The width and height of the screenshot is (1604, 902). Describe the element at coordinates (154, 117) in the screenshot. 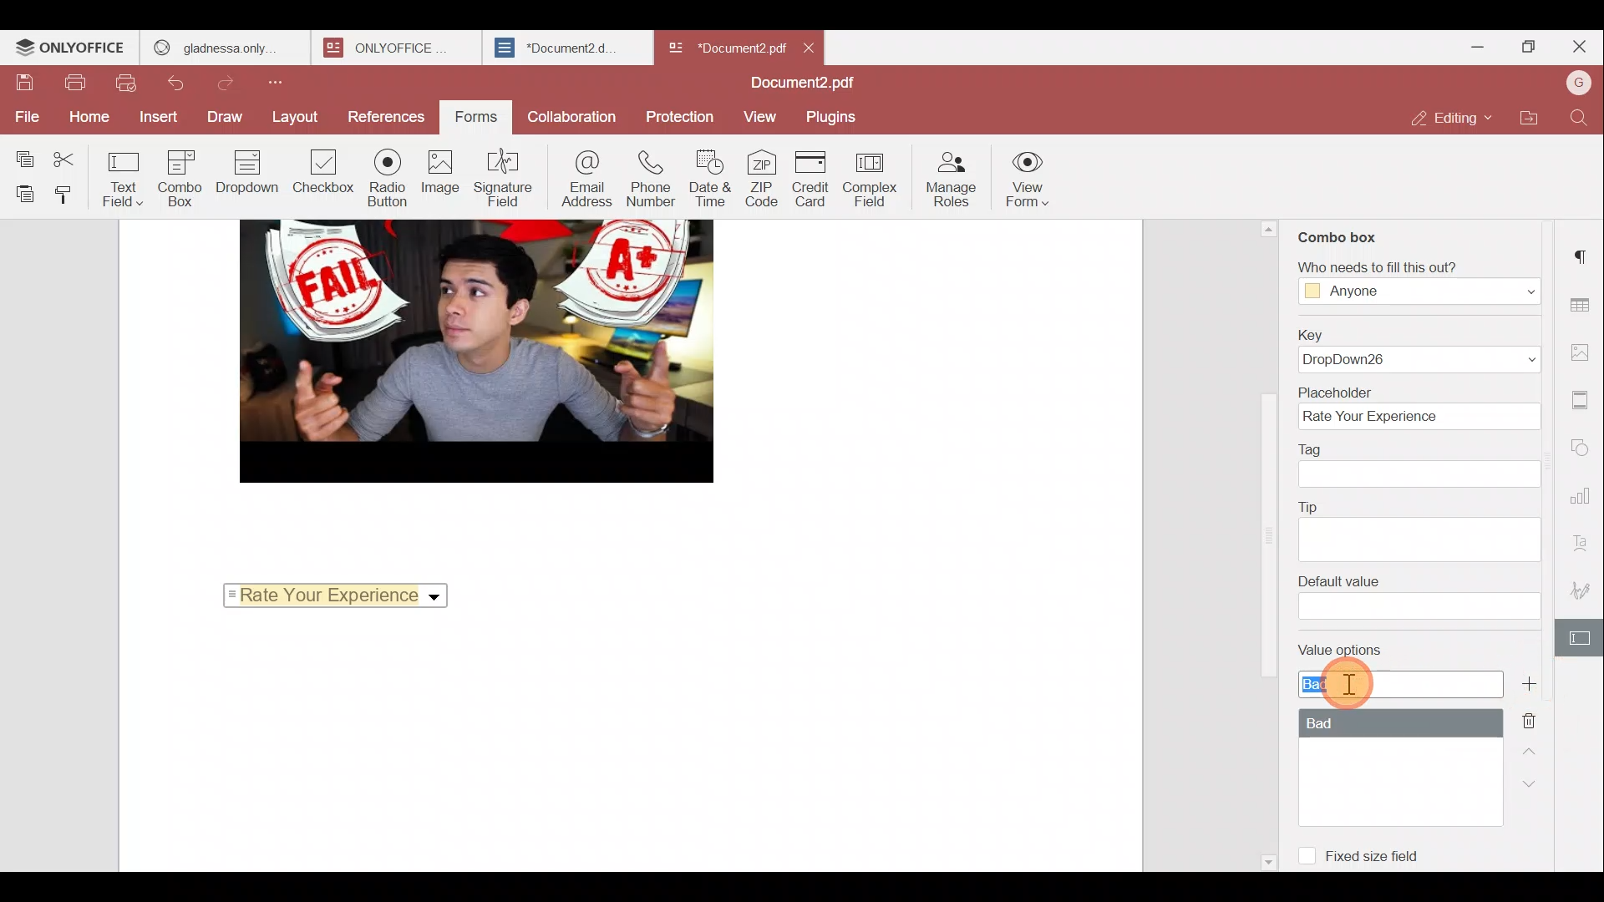

I see `Insert` at that location.